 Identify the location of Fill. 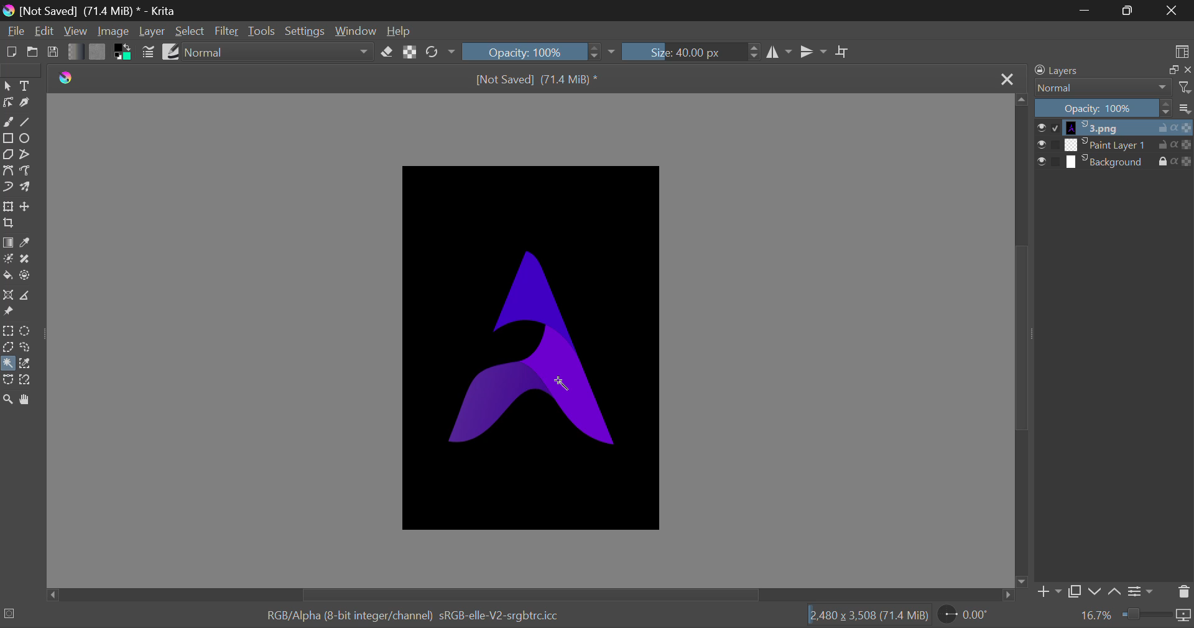
(8, 278).